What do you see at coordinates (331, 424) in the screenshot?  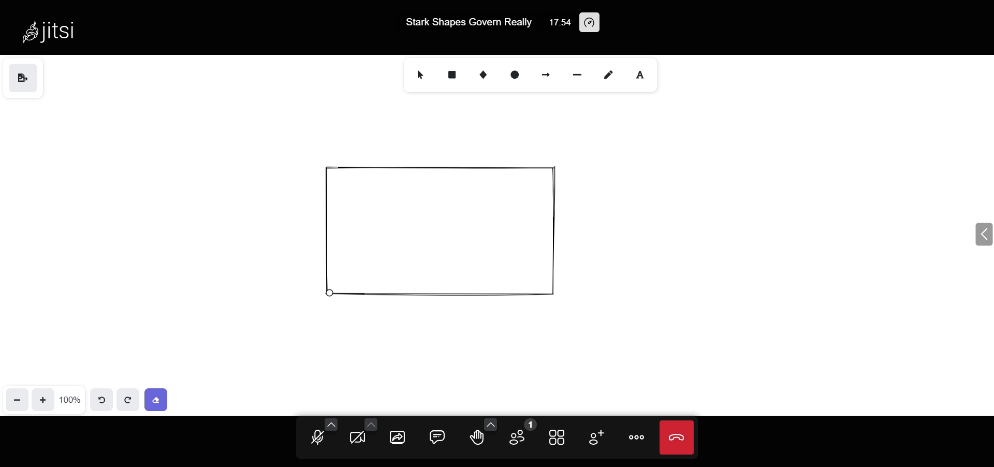 I see `more audio option` at bounding box center [331, 424].